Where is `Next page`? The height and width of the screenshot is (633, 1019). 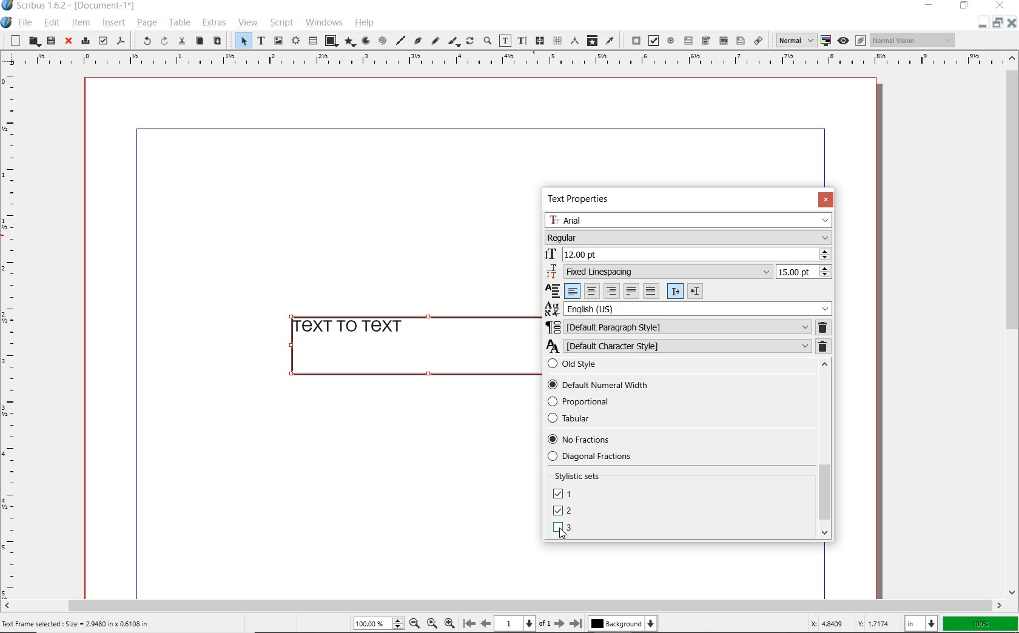
Next page is located at coordinates (559, 623).